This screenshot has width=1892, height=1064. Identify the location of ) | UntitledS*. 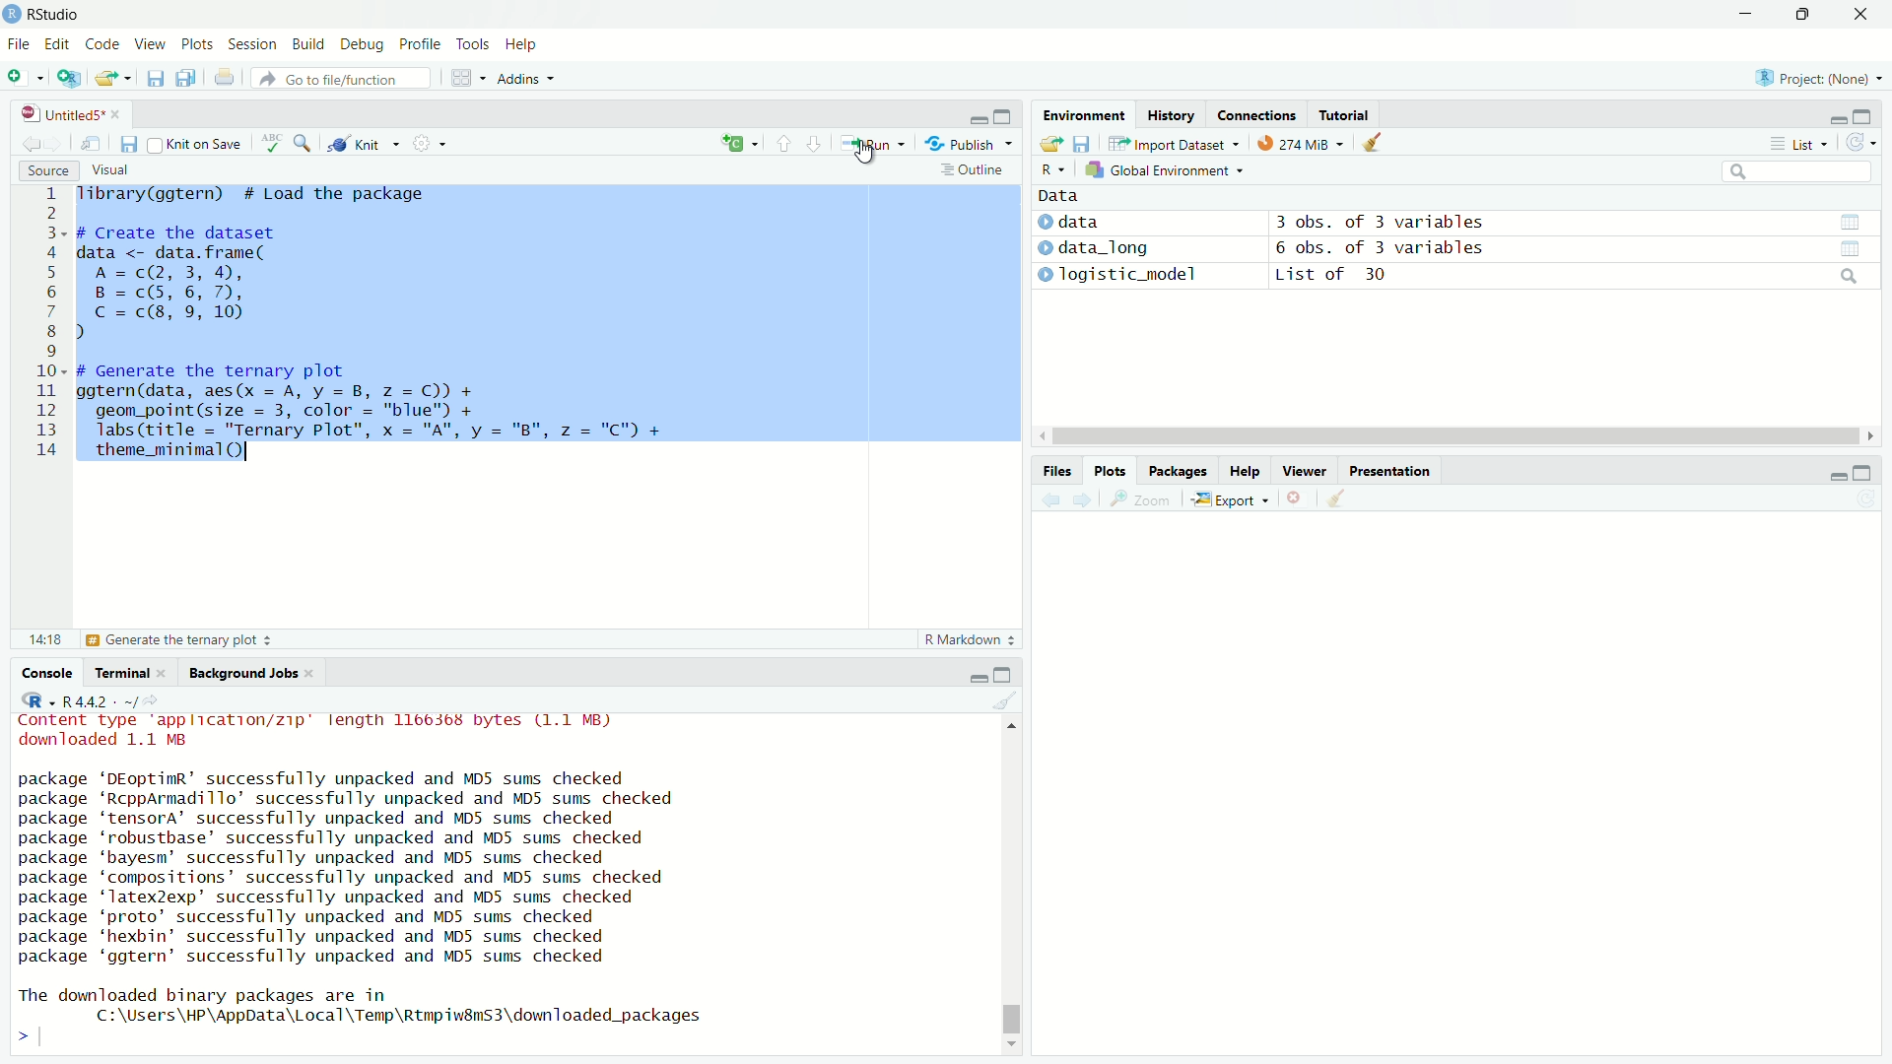
(61, 112).